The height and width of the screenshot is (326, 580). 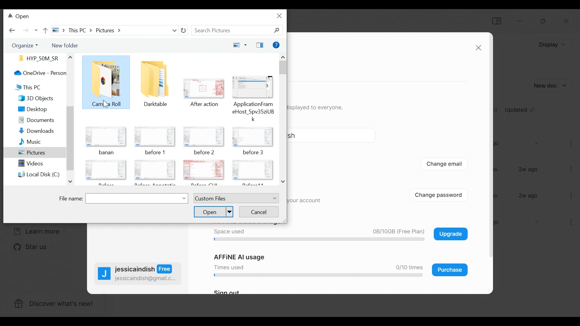 What do you see at coordinates (31, 99) in the screenshot?
I see `3D Objects` at bounding box center [31, 99].